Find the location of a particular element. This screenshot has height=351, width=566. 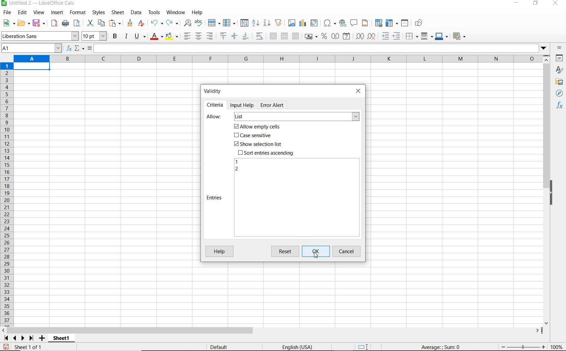

styles is located at coordinates (560, 71).